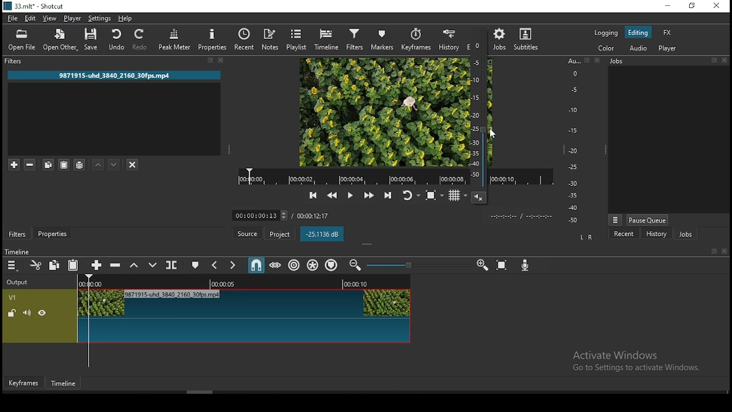 The image size is (732, 412). What do you see at coordinates (15, 234) in the screenshot?
I see `filters` at bounding box center [15, 234].